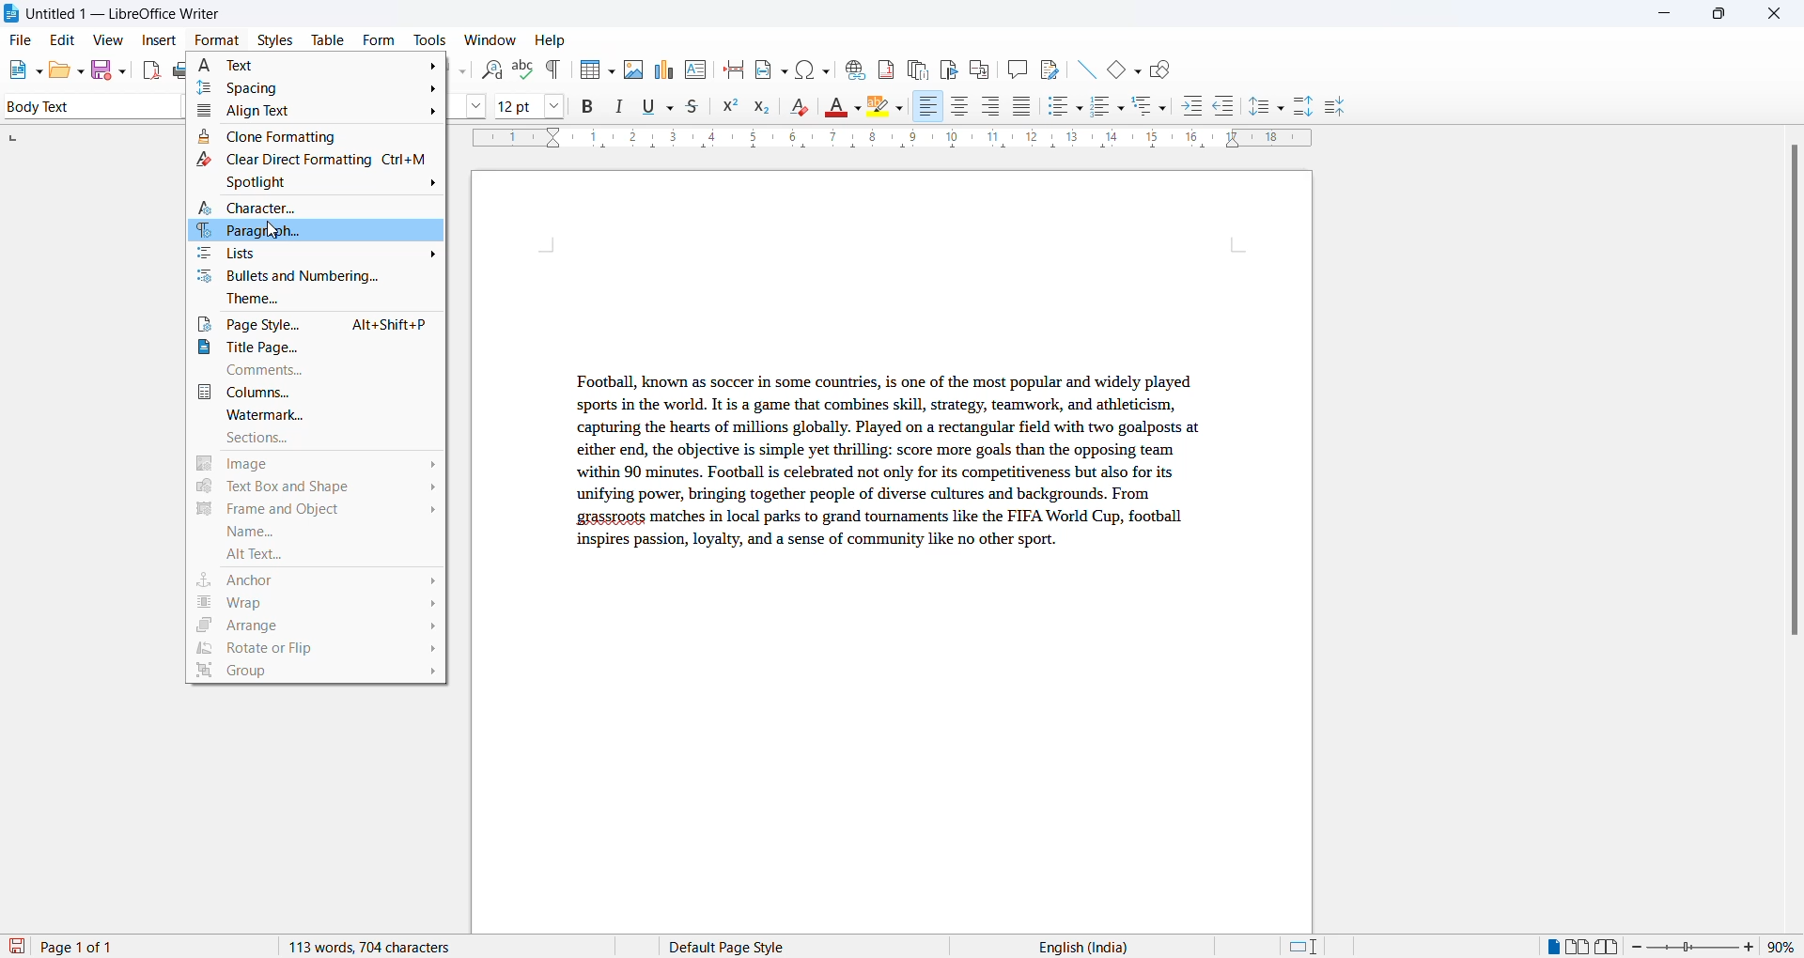 The height and width of the screenshot is (958, 1804). Describe the element at coordinates (1551, 947) in the screenshot. I see `single page view` at that location.